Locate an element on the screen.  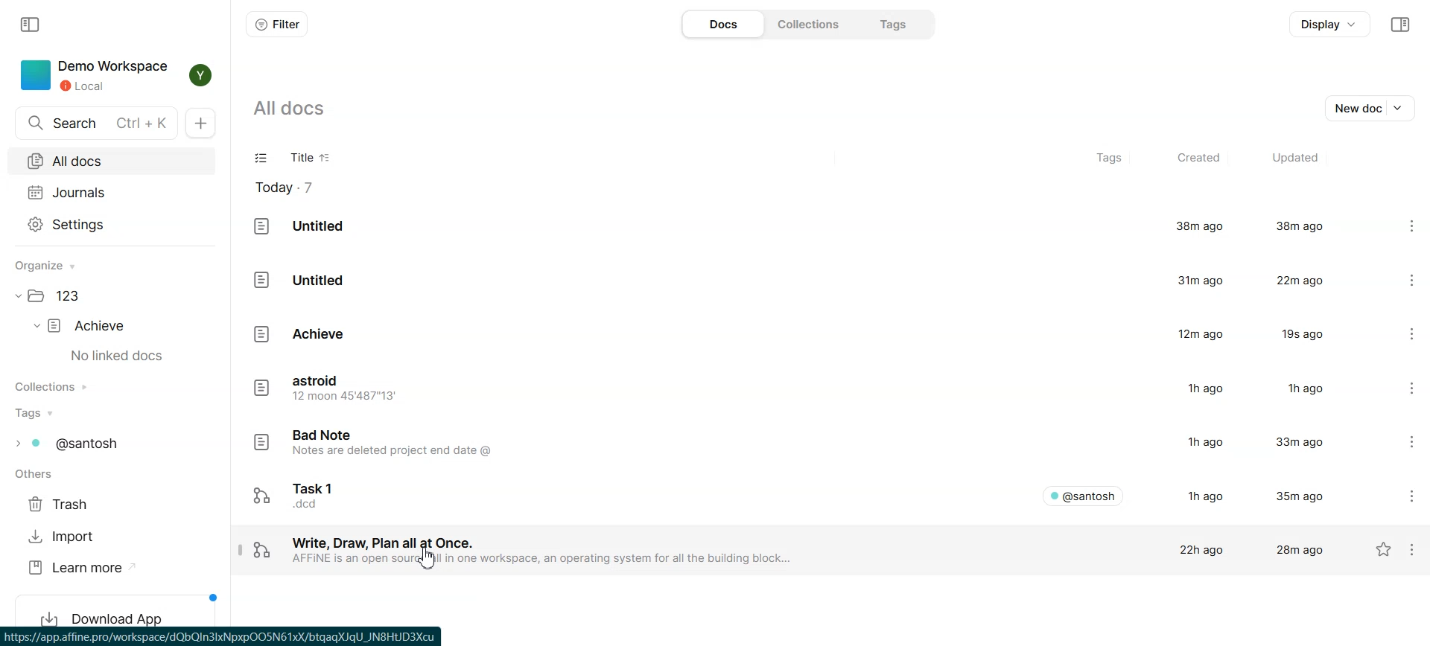
Updated is located at coordinates (1294, 159).